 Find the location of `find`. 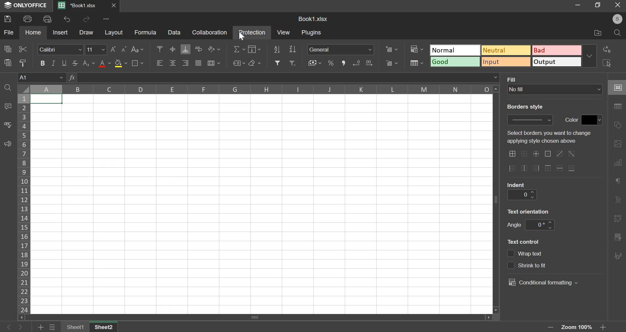

find is located at coordinates (8, 88).